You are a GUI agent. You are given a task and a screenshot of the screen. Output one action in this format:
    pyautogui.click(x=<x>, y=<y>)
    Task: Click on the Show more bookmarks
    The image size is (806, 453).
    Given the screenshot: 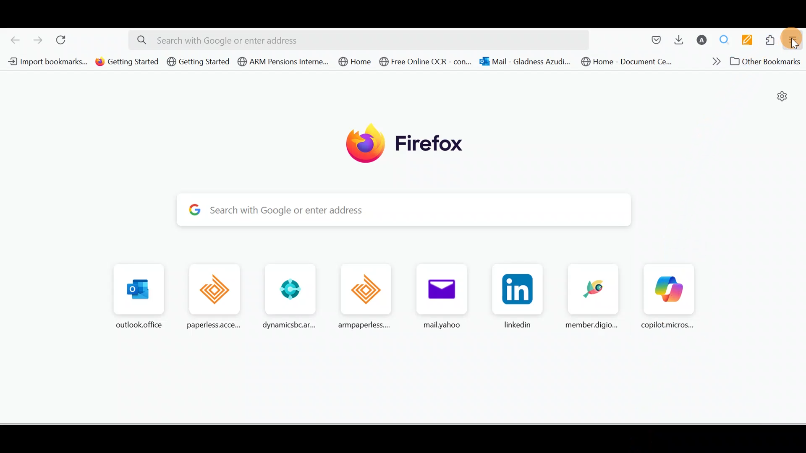 What is the action you would take?
    pyautogui.click(x=714, y=61)
    